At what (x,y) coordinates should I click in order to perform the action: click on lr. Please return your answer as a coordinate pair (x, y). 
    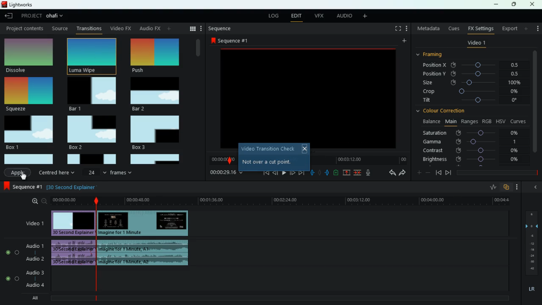
    Looking at the image, I should click on (531, 289).